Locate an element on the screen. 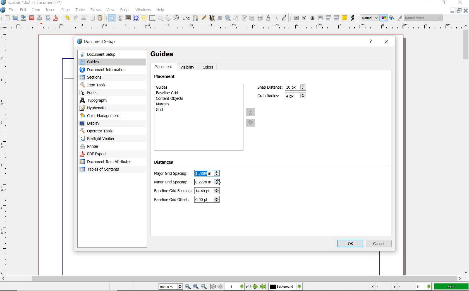 The height and width of the screenshot is (291, 469). select image preview mode is located at coordinates (370, 18).